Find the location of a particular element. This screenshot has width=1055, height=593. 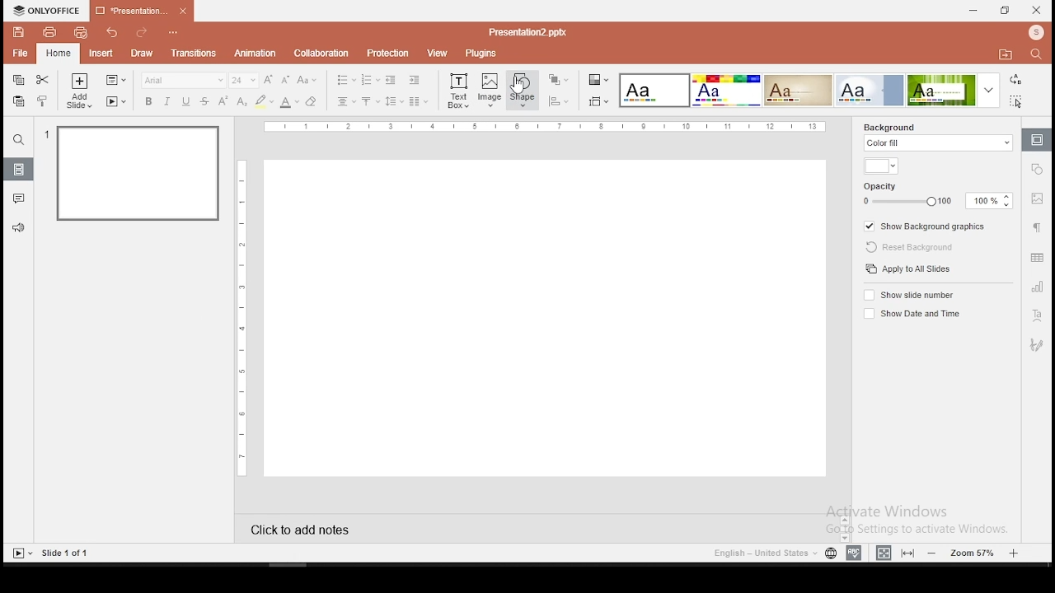

cut is located at coordinates (42, 80).